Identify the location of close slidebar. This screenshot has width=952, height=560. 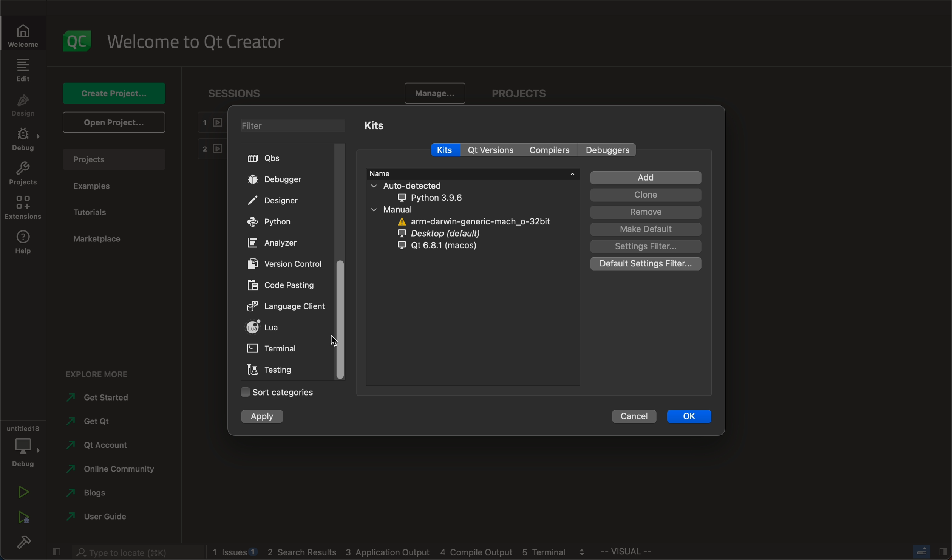
(56, 552).